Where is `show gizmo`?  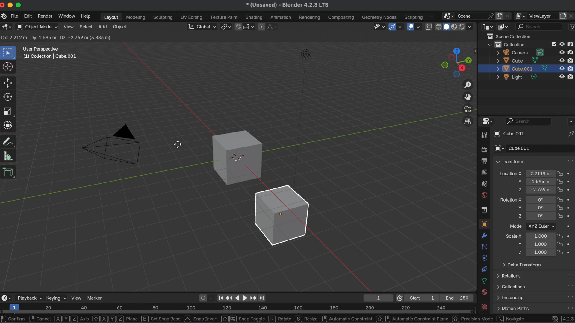
show gizmo is located at coordinates (392, 27).